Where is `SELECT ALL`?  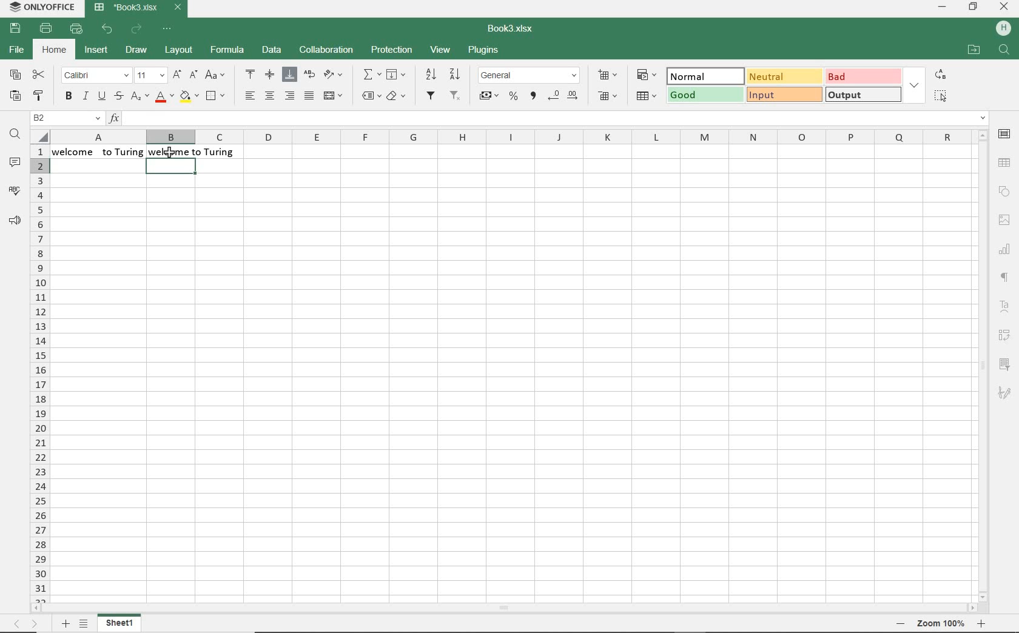
SELECT ALL is located at coordinates (941, 96).